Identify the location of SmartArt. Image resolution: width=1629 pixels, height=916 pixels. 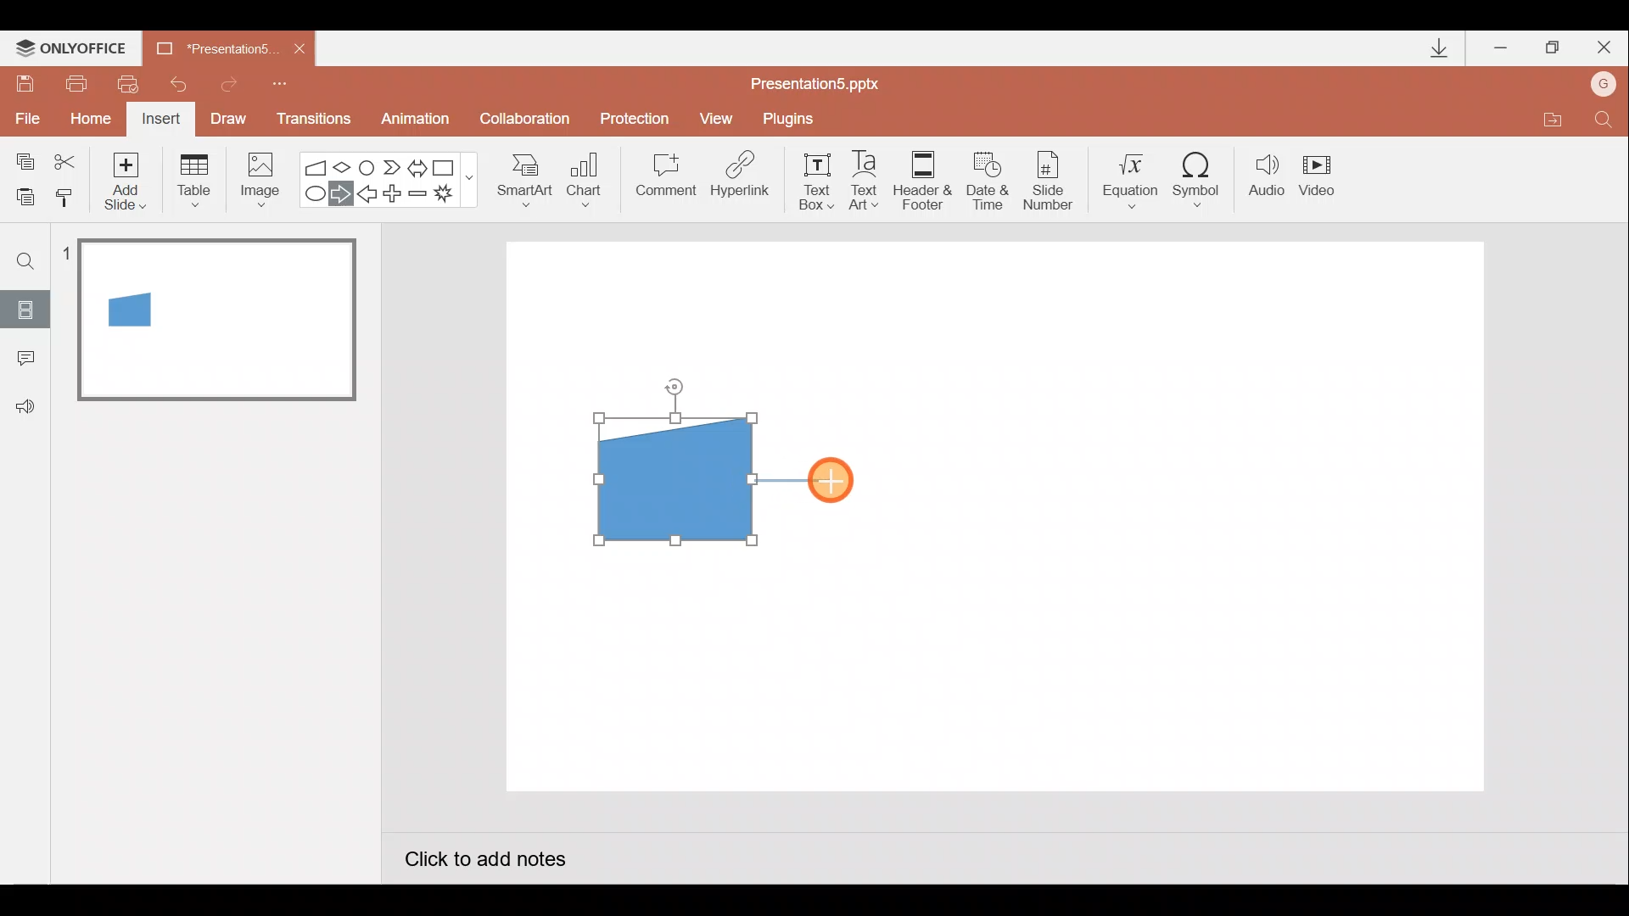
(518, 179).